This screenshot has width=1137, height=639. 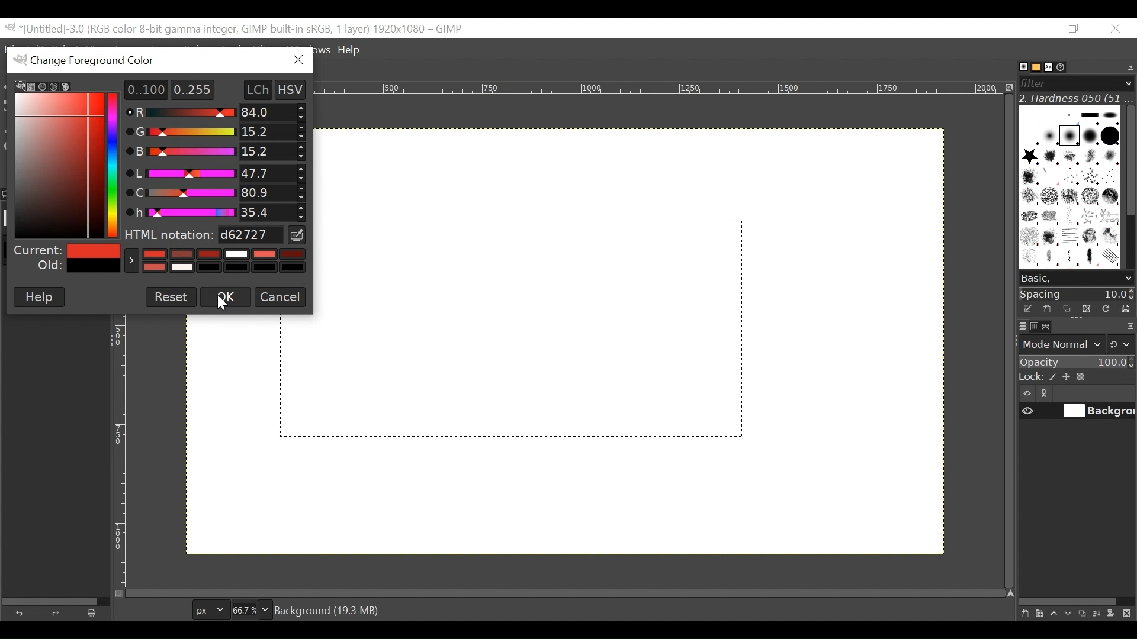 What do you see at coordinates (171, 296) in the screenshot?
I see `Reset ` at bounding box center [171, 296].